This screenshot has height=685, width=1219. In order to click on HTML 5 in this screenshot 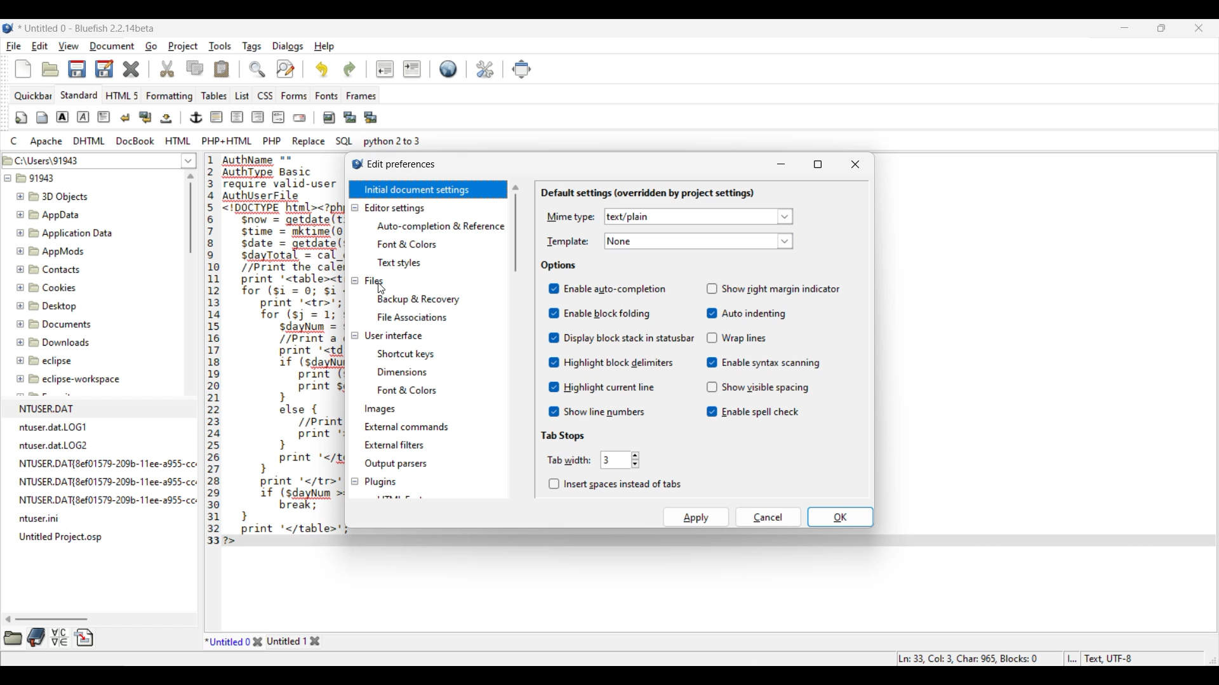, I will do `click(122, 95)`.